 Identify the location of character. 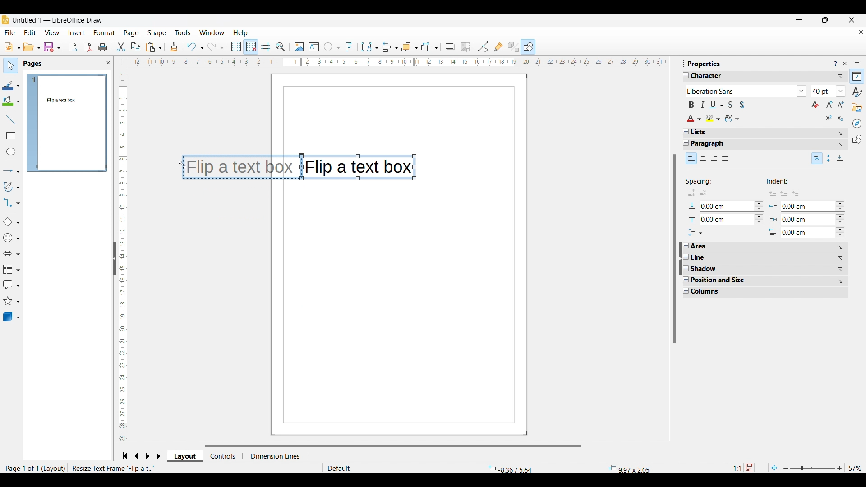
(710, 76).